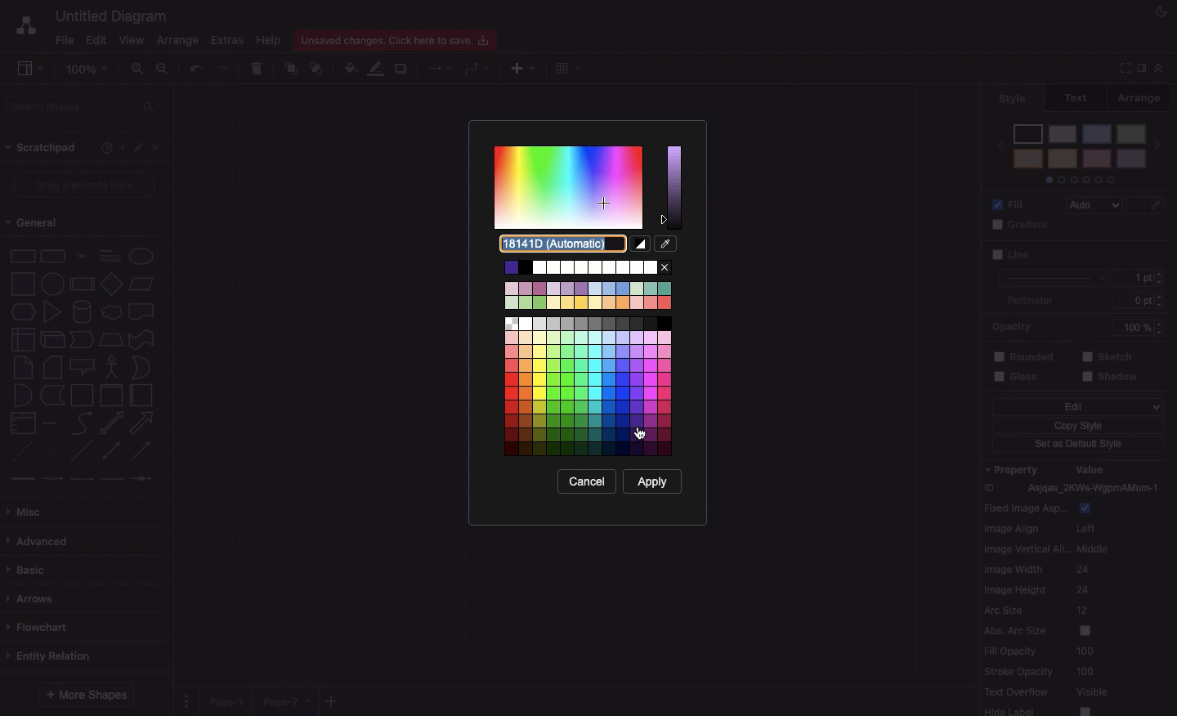 The width and height of the screenshot is (1177, 716). What do you see at coordinates (86, 186) in the screenshot?
I see `Drag elements here` at bounding box center [86, 186].